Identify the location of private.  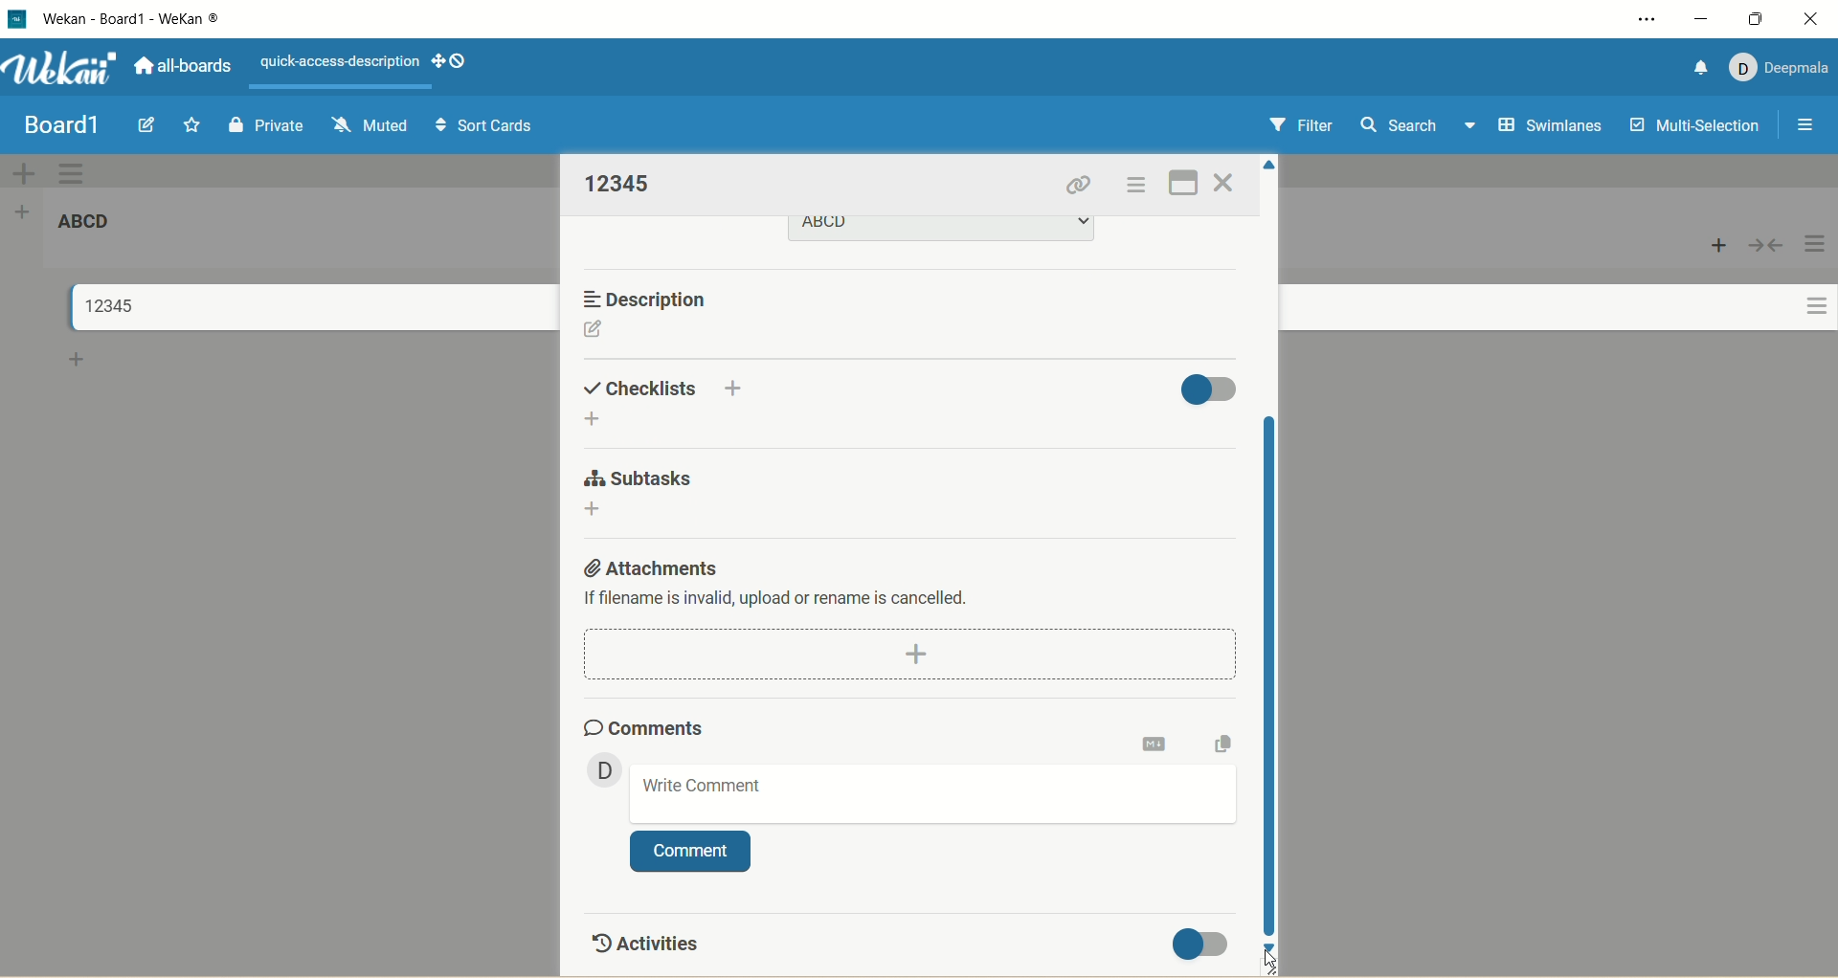
(267, 122).